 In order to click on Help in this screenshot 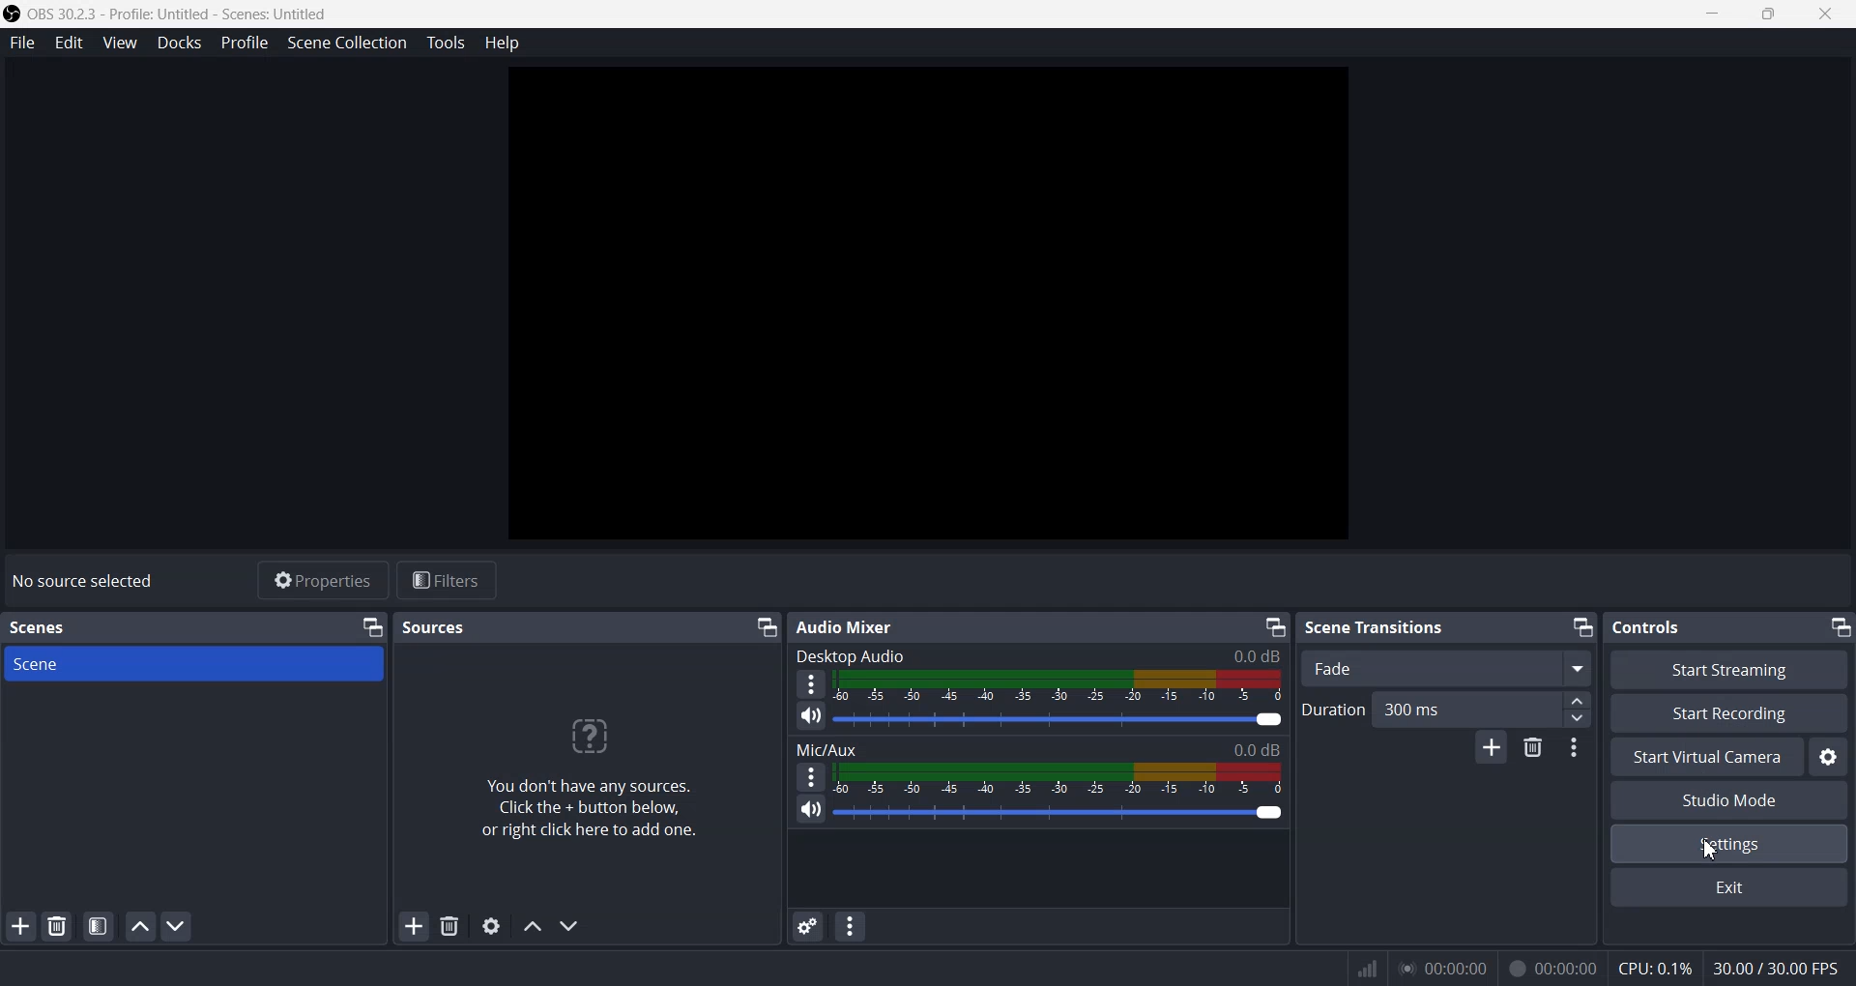, I will do `click(503, 46)`.